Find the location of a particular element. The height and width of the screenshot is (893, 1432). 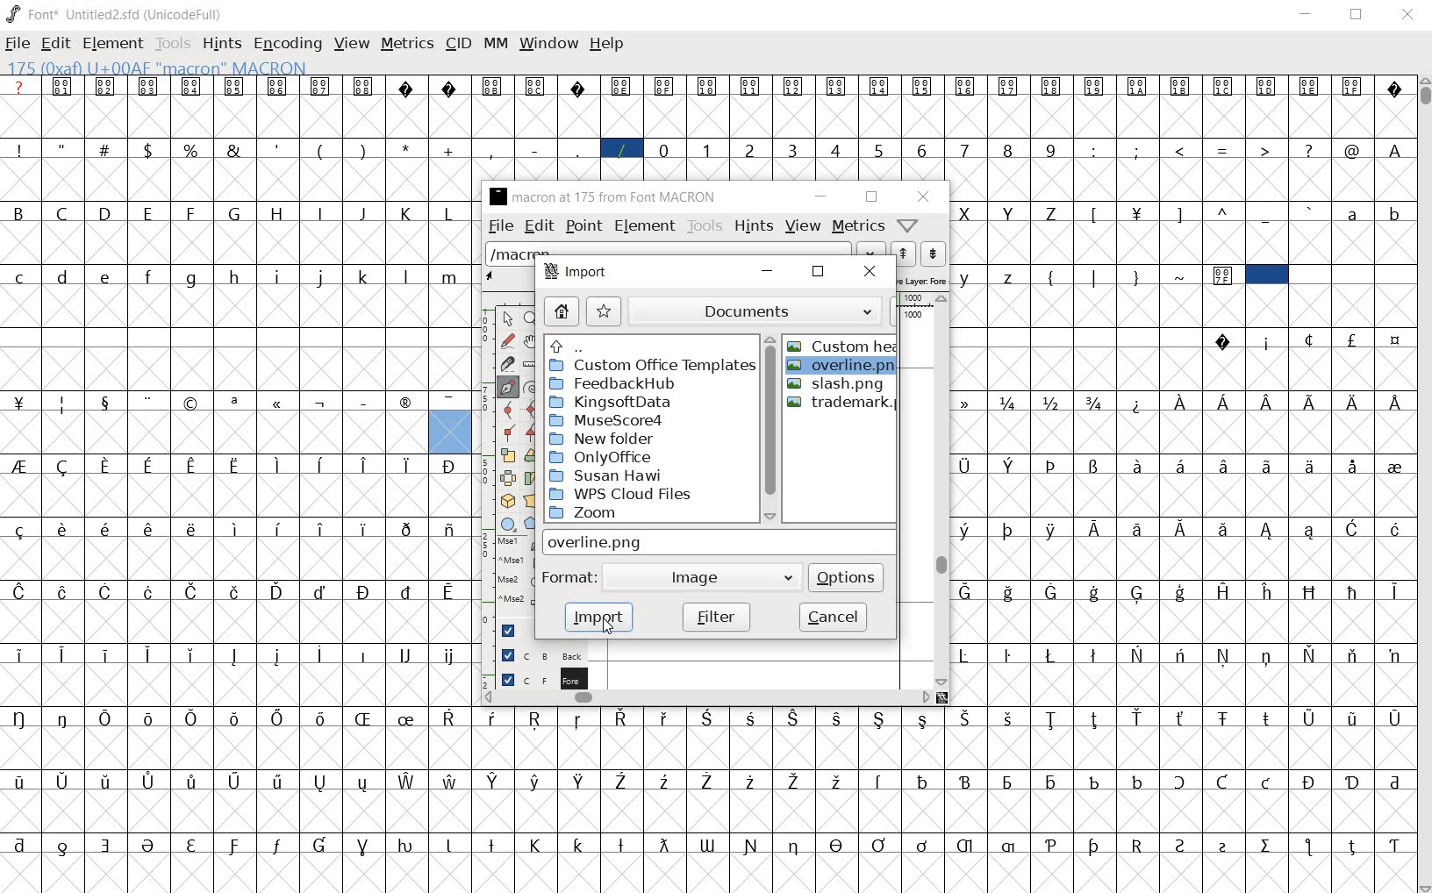

Symbol is located at coordinates (367, 718).